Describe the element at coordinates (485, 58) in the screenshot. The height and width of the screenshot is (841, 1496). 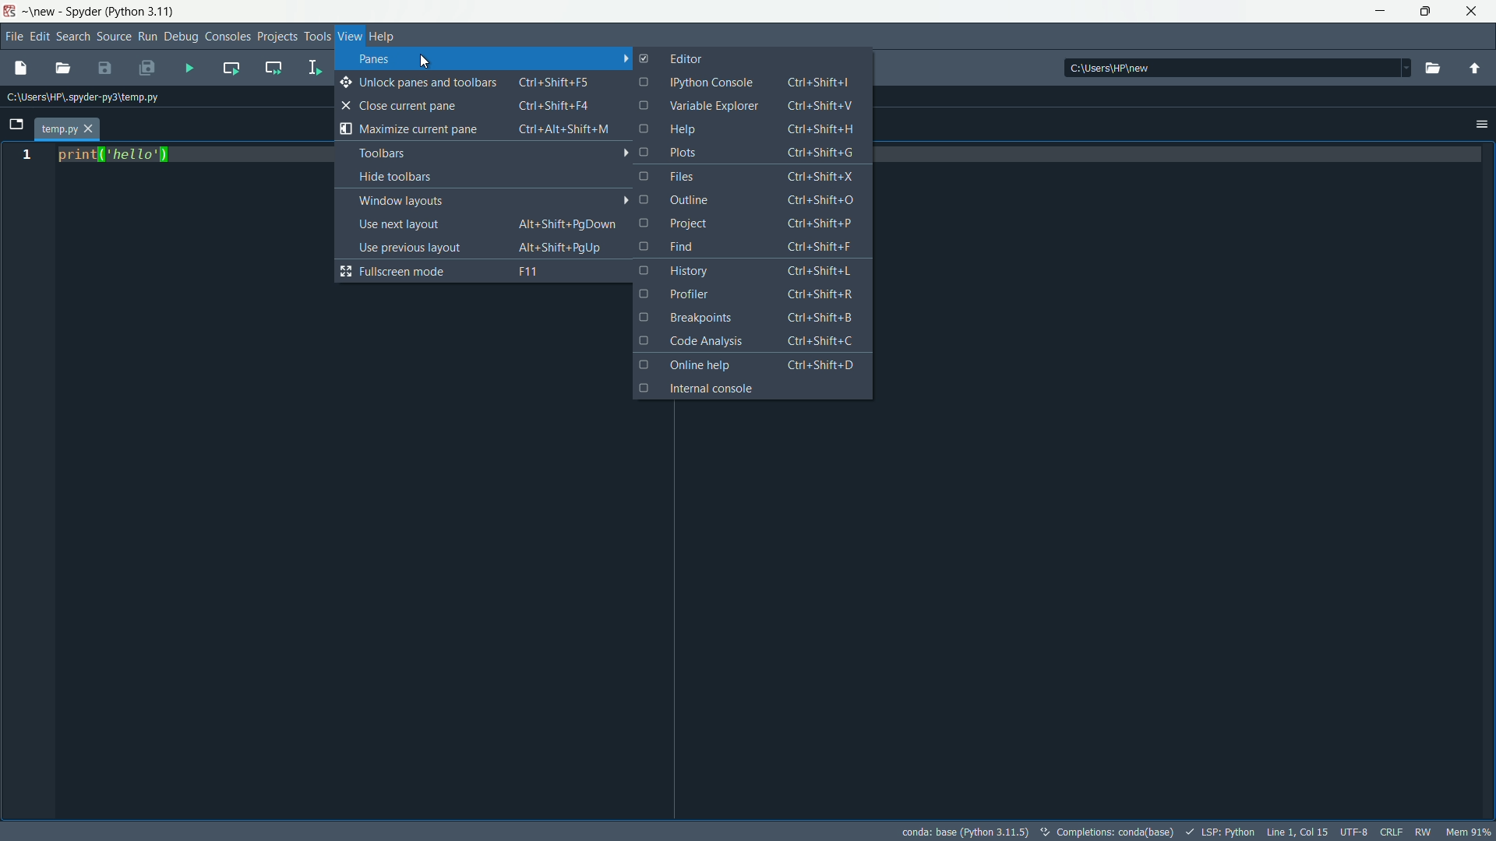
I see `panes` at that location.